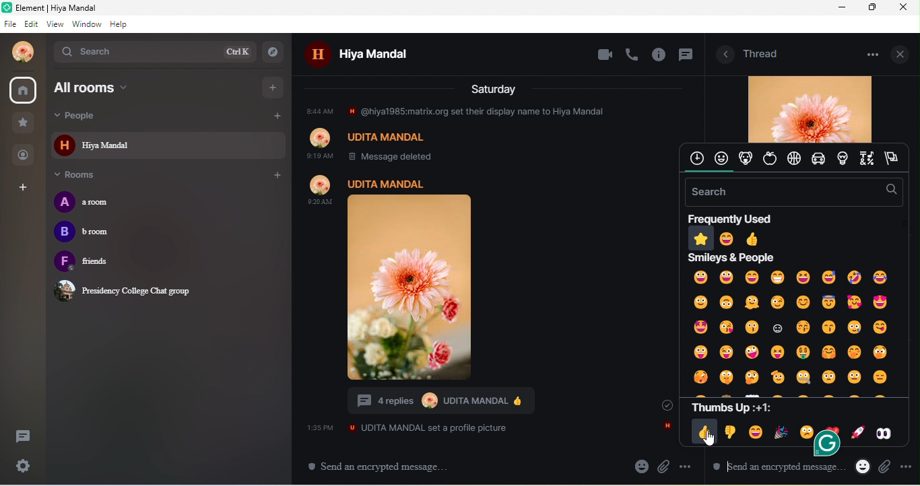 This screenshot has width=920, height=486. What do you see at coordinates (604, 55) in the screenshot?
I see `video call` at bounding box center [604, 55].